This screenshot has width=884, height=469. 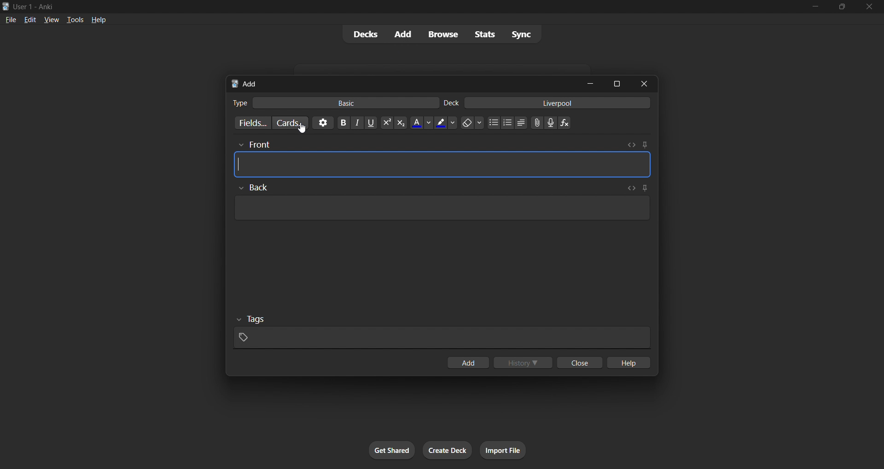 What do you see at coordinates (457, 124) in the screenshot?
I see `simple text formatting` at bounding box center [457, 124].